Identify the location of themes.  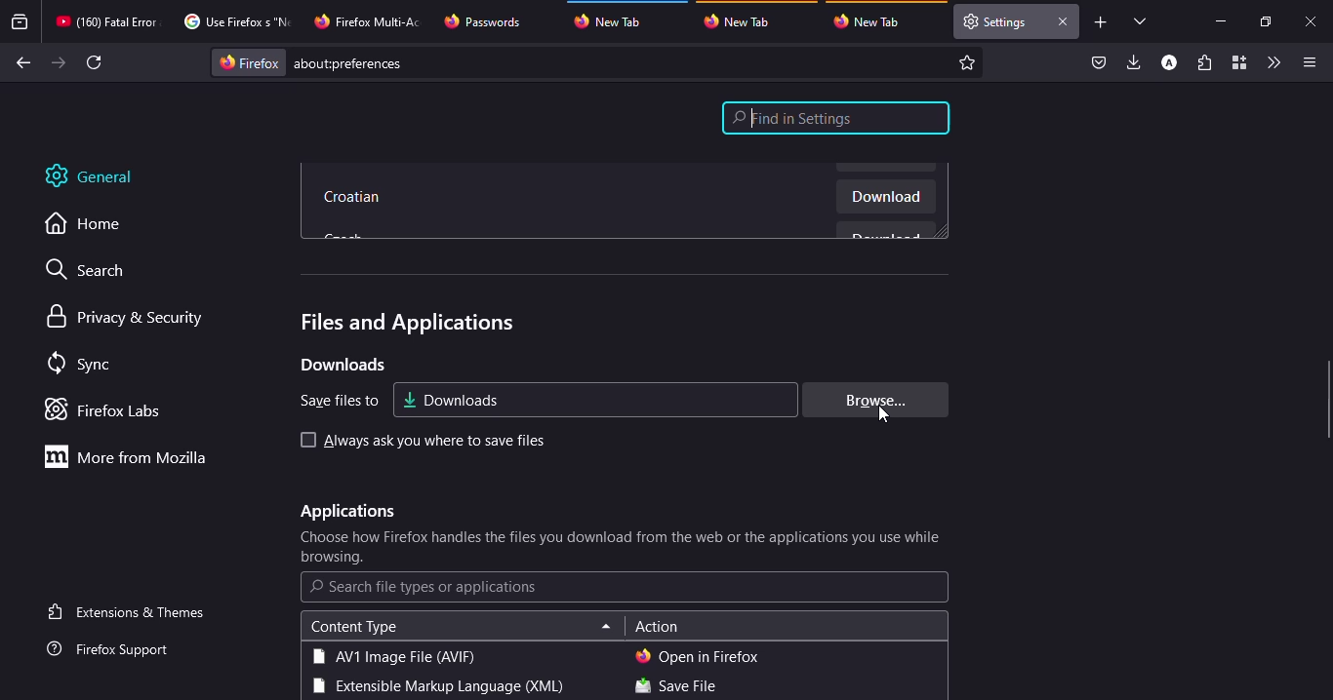
(130, 611).